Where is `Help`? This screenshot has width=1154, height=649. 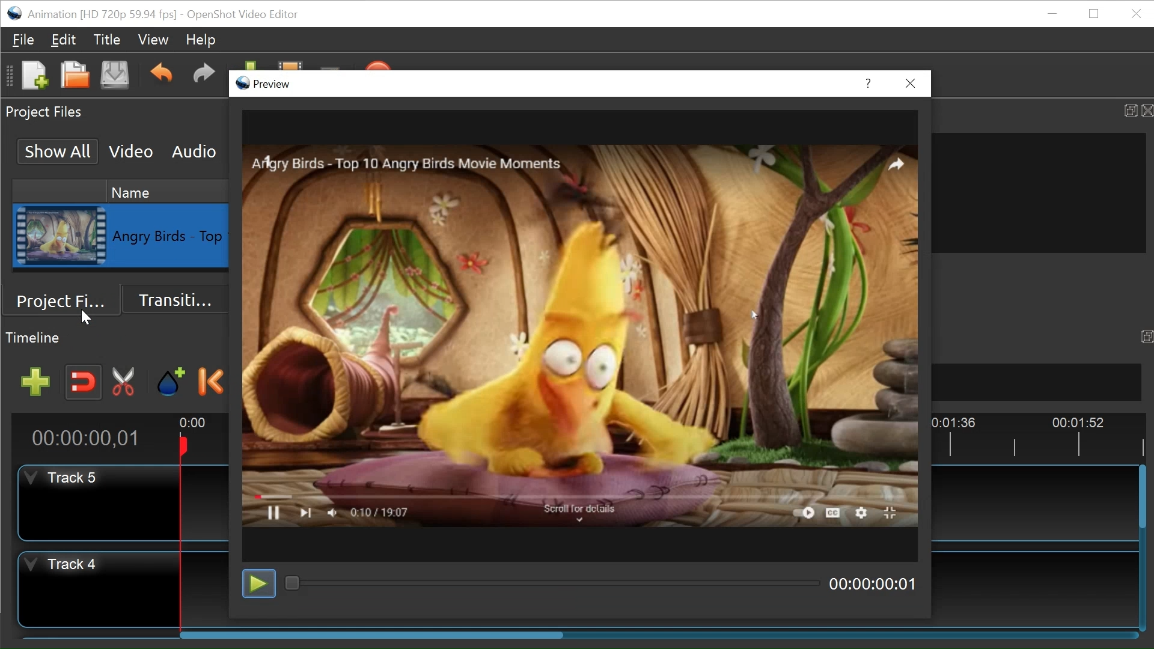
Help is located at coordinates (871, 84).